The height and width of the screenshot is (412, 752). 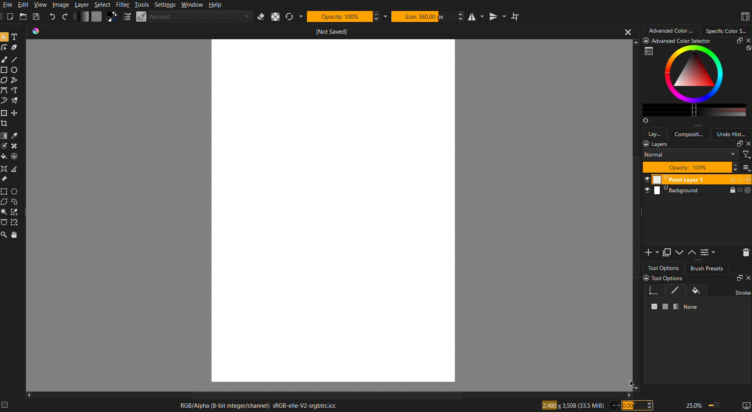 I want to click on Square, so click(x=5, y=69).